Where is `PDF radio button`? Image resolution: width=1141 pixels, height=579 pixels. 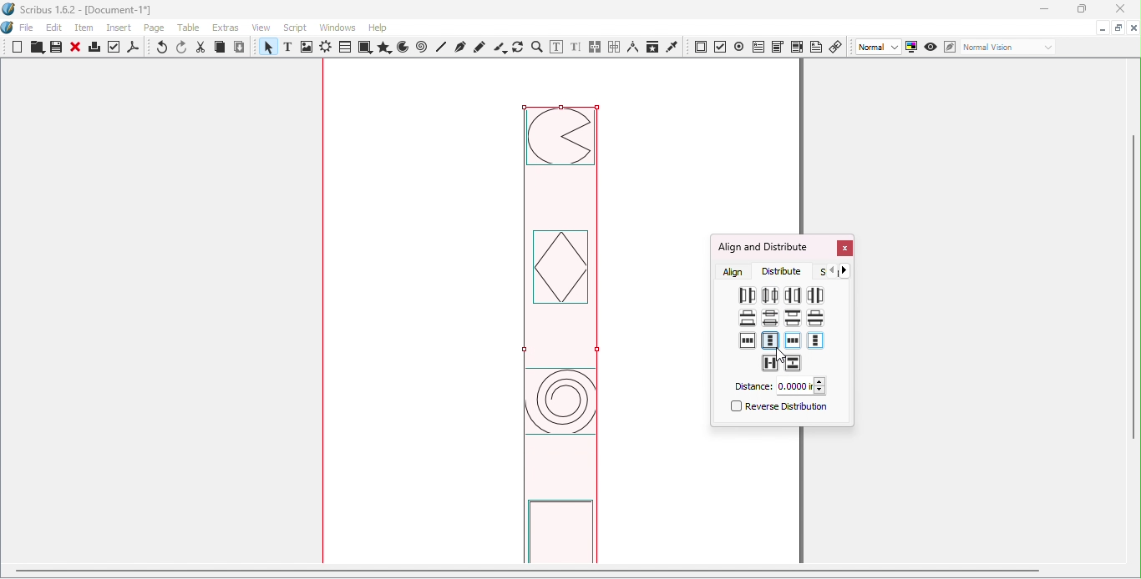 PDF radio button is located at coordinates (739, 46).